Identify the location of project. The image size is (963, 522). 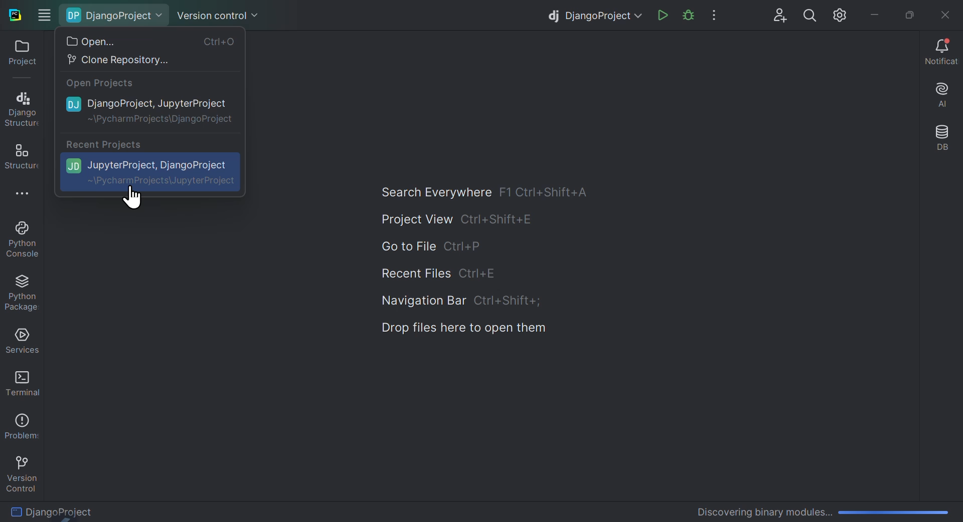
(19, 56).